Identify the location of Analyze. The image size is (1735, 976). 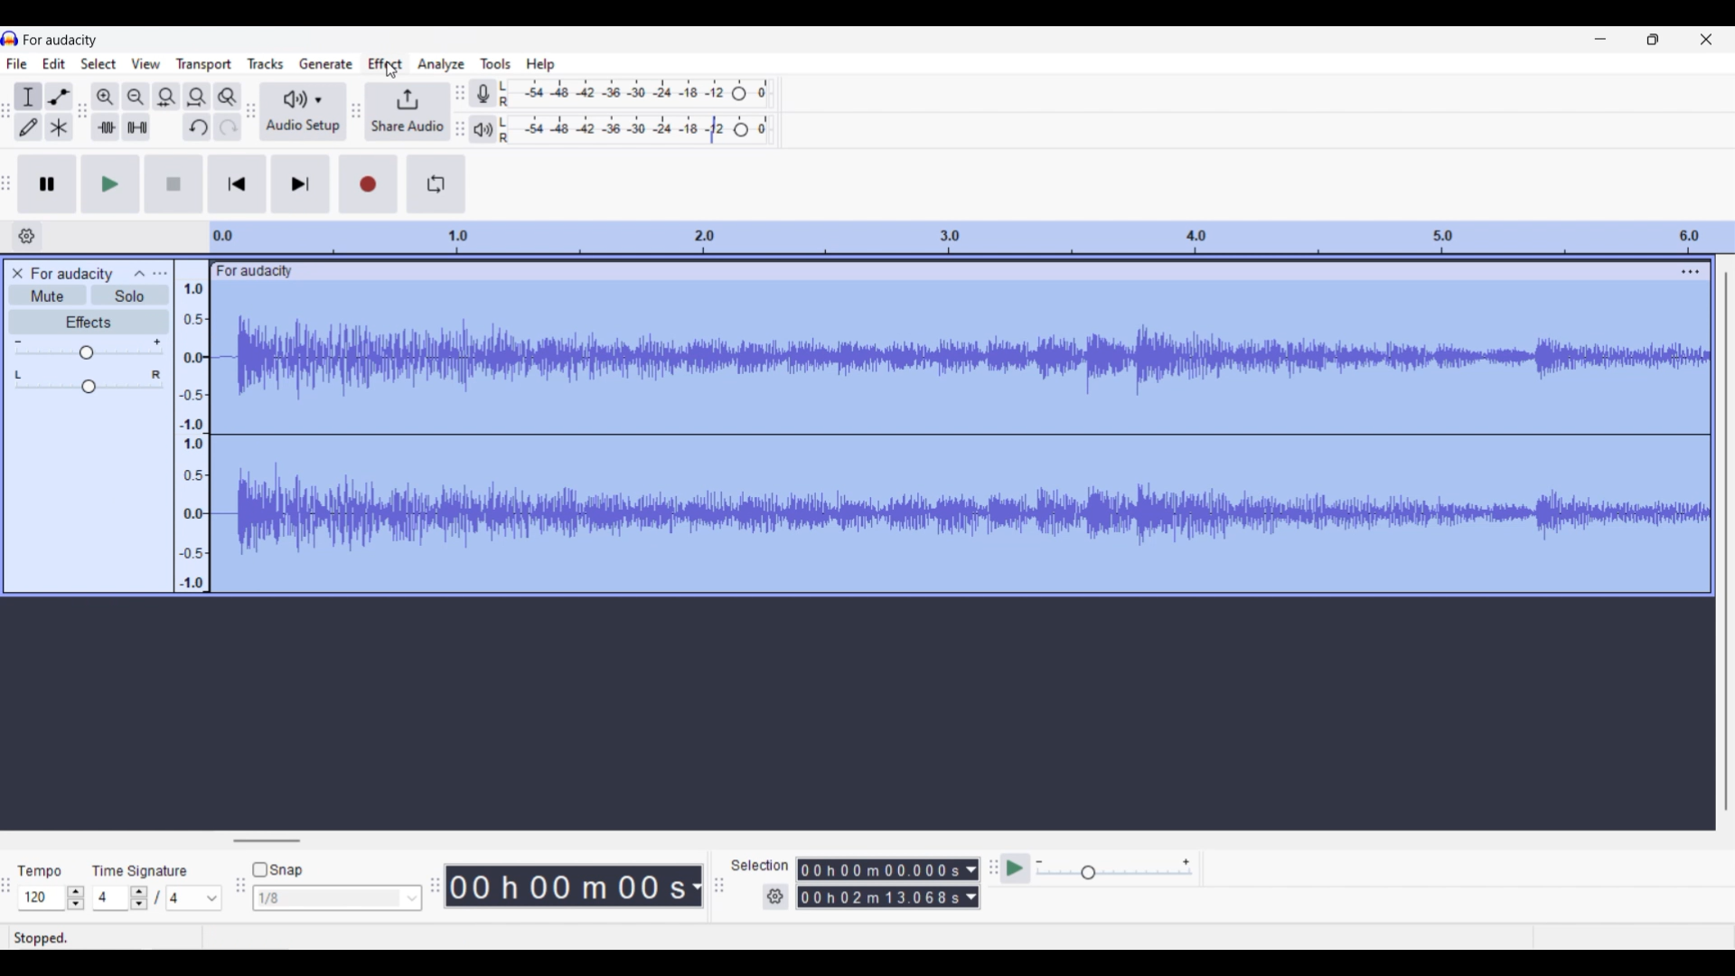
(440, 64).